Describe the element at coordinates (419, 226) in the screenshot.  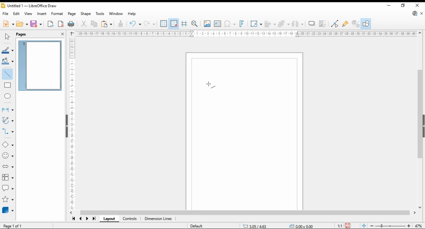
I see `zoom factor` at that location.